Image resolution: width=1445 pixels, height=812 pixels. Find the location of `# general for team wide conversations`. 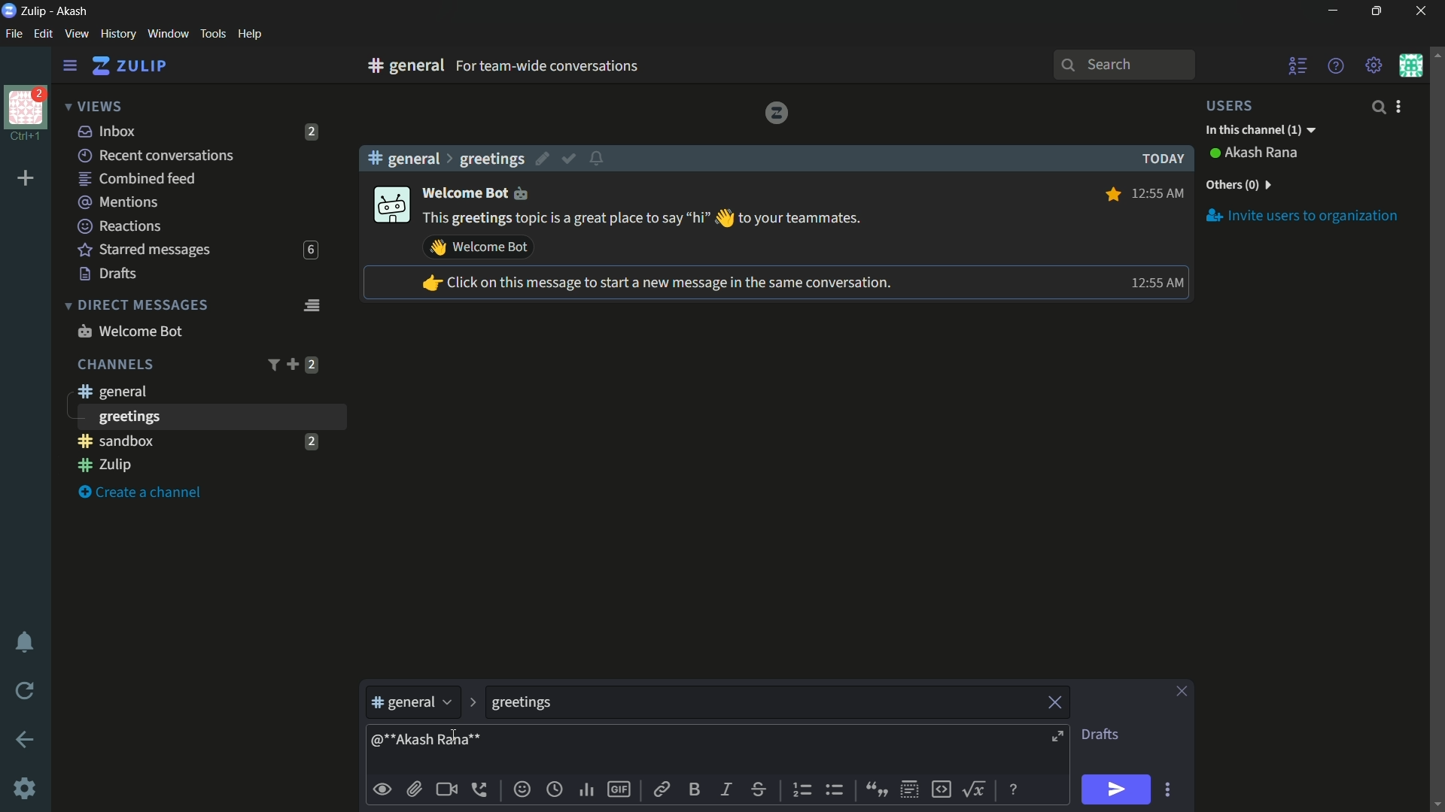

# general for team wide conversations is located at coordinates (573, 65).